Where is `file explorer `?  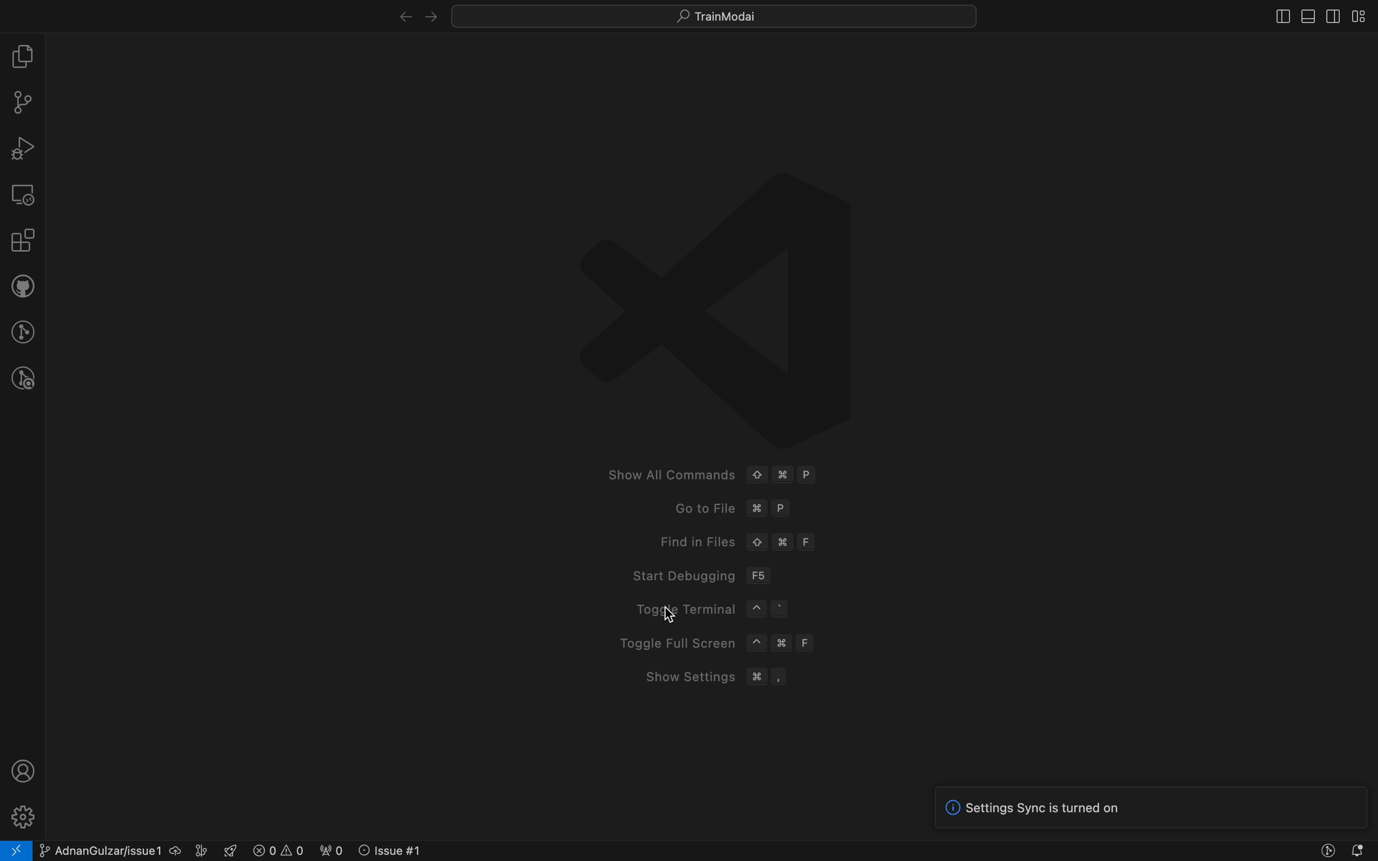
file explorer  is located at coordinates (23, 55).